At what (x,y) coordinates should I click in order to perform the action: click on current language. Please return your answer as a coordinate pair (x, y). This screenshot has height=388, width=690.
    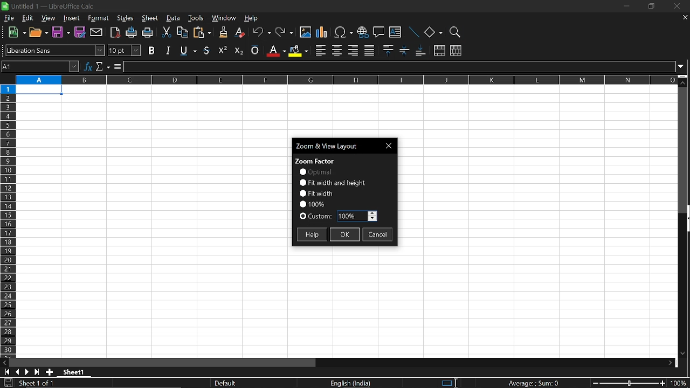
    Looking at the image, I should click on (351, 383).